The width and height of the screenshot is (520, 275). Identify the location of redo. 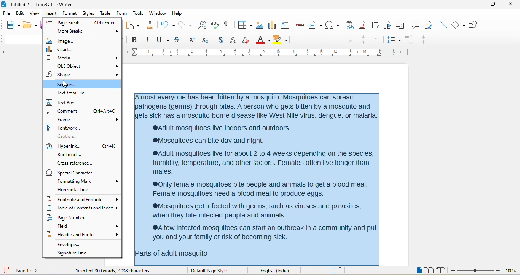
(185, 24).